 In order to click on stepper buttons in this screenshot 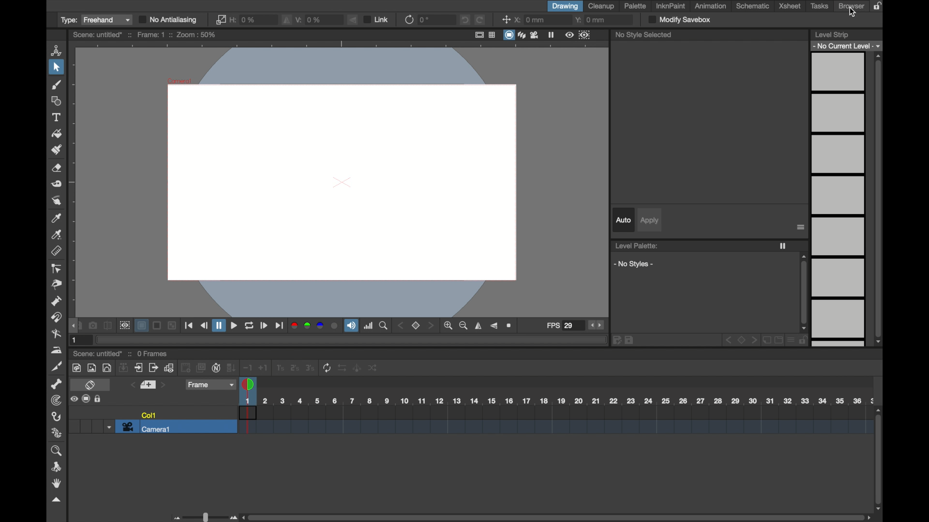, I will do `click(596, 325)`.